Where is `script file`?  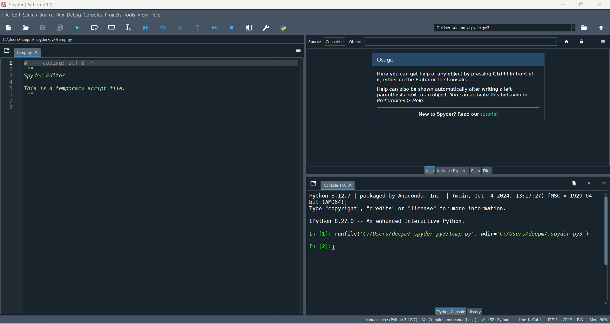
script file is located at coordinates (91, 83).